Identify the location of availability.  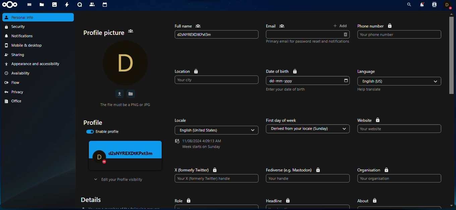
(38, 73).